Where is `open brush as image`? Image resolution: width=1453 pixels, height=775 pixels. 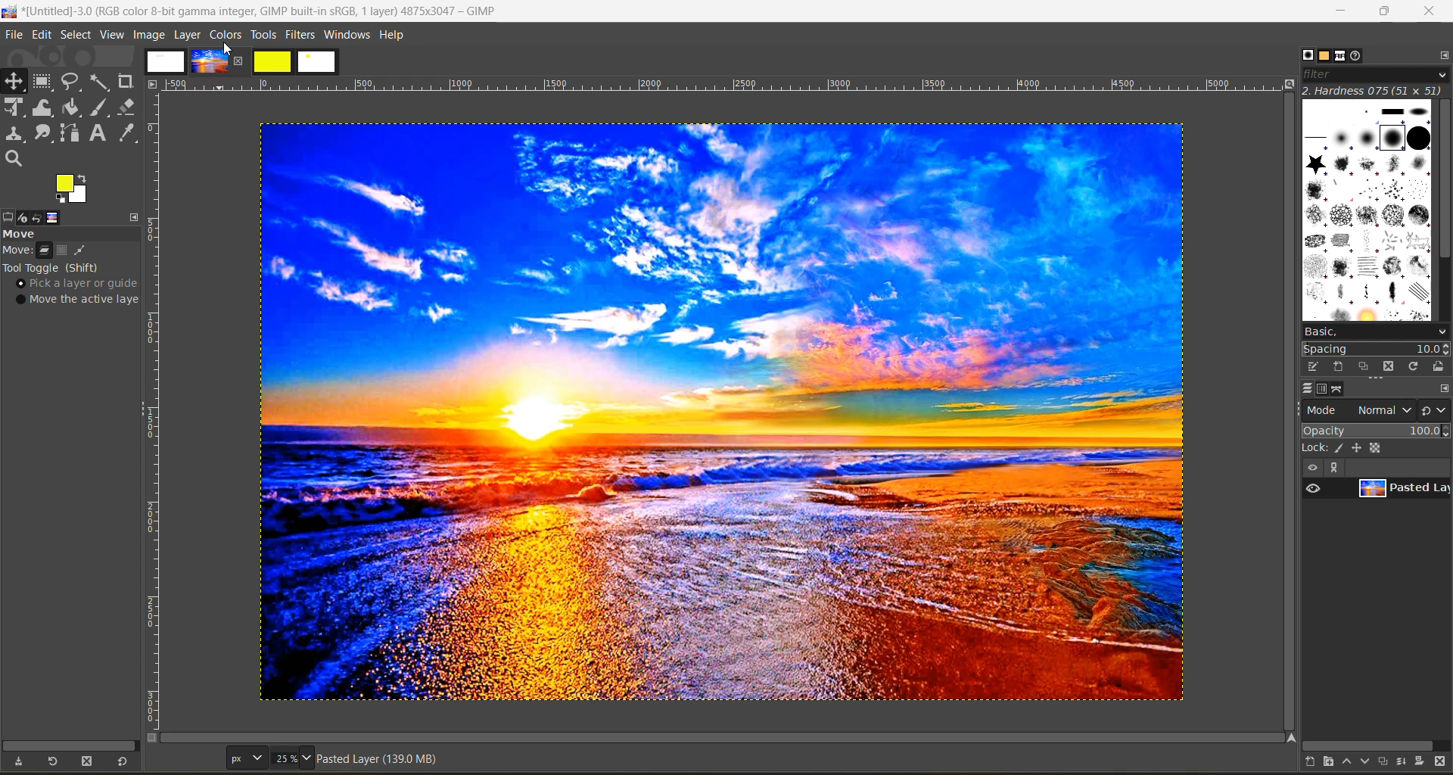
open brush as image is located at coordinates (1440, 367).